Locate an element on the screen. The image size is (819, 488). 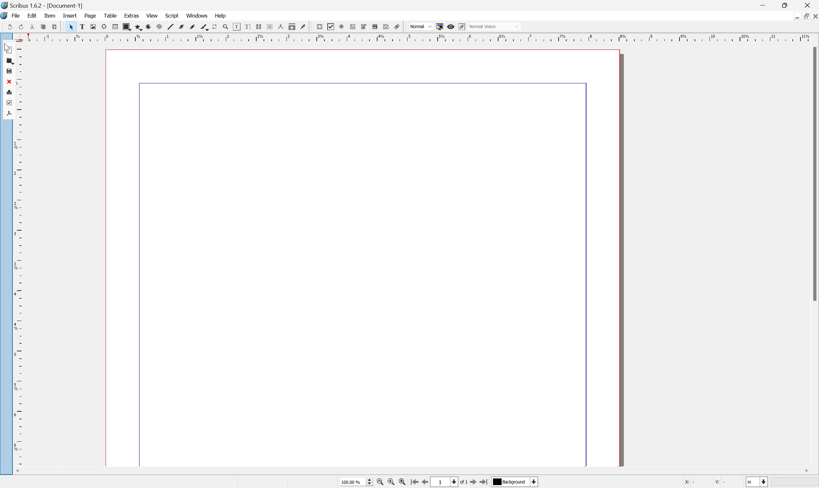
select current page is located at coordinates (448, 482).